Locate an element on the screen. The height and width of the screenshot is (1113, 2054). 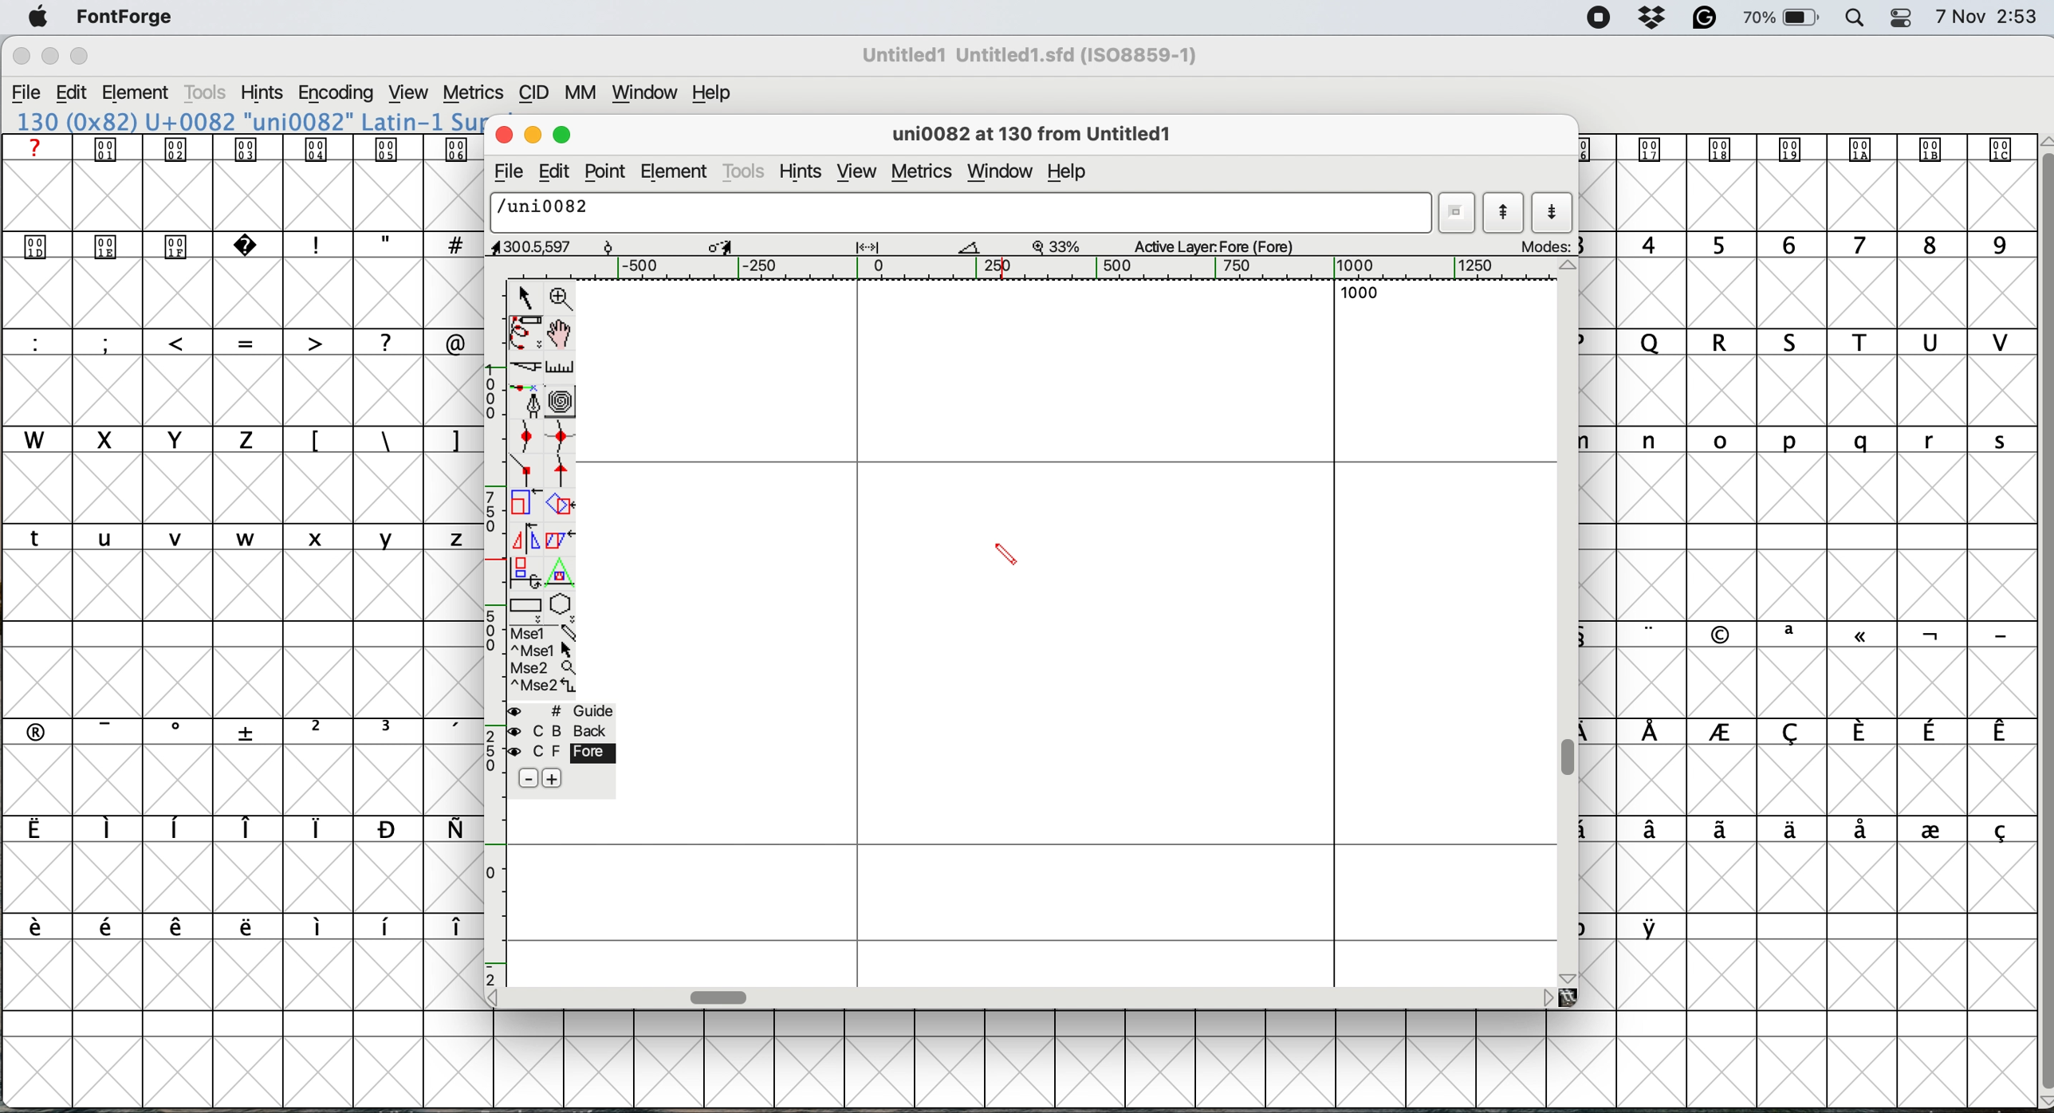
control center is located at coordinates (1906, 17).